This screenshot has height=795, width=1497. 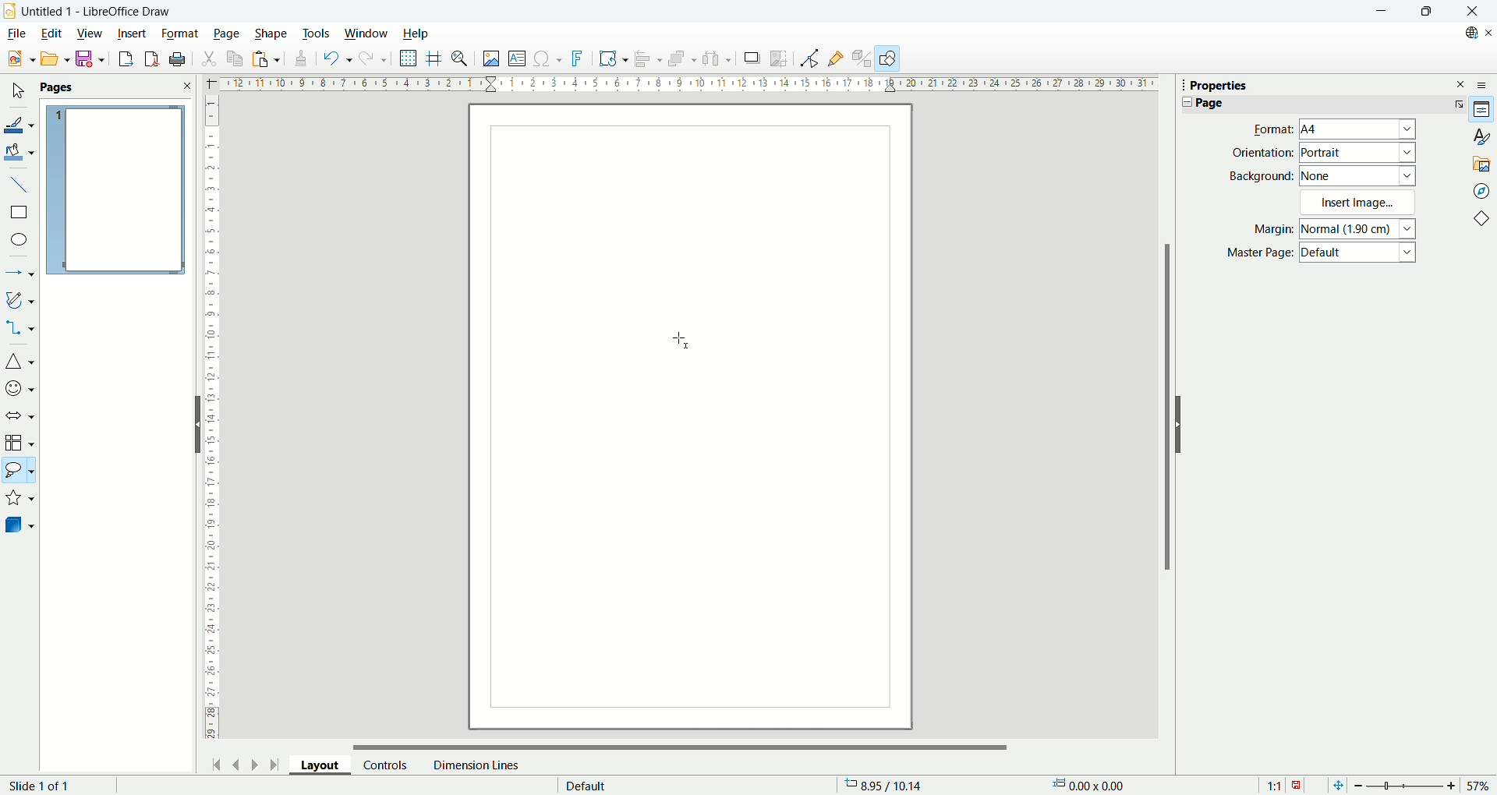 What do you see at coordinates (122, 58) in the screenshot?
I see `export` at bounding box center [122, 58].